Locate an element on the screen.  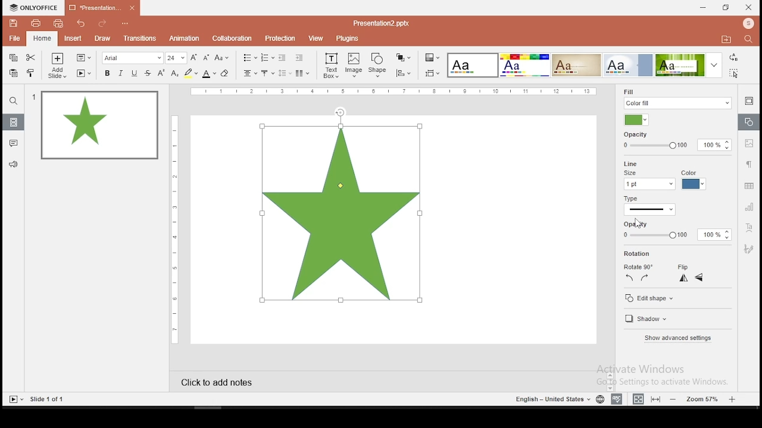
font color is located at coordinates (209, 74).